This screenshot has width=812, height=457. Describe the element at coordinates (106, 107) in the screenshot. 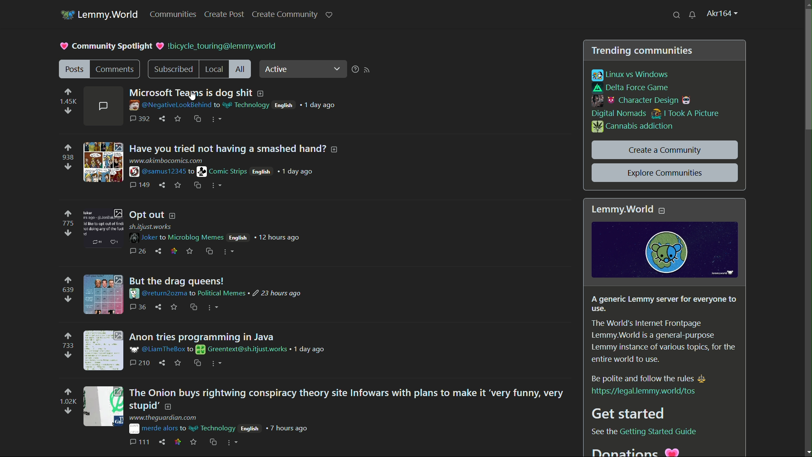

I see `comments` at that location.